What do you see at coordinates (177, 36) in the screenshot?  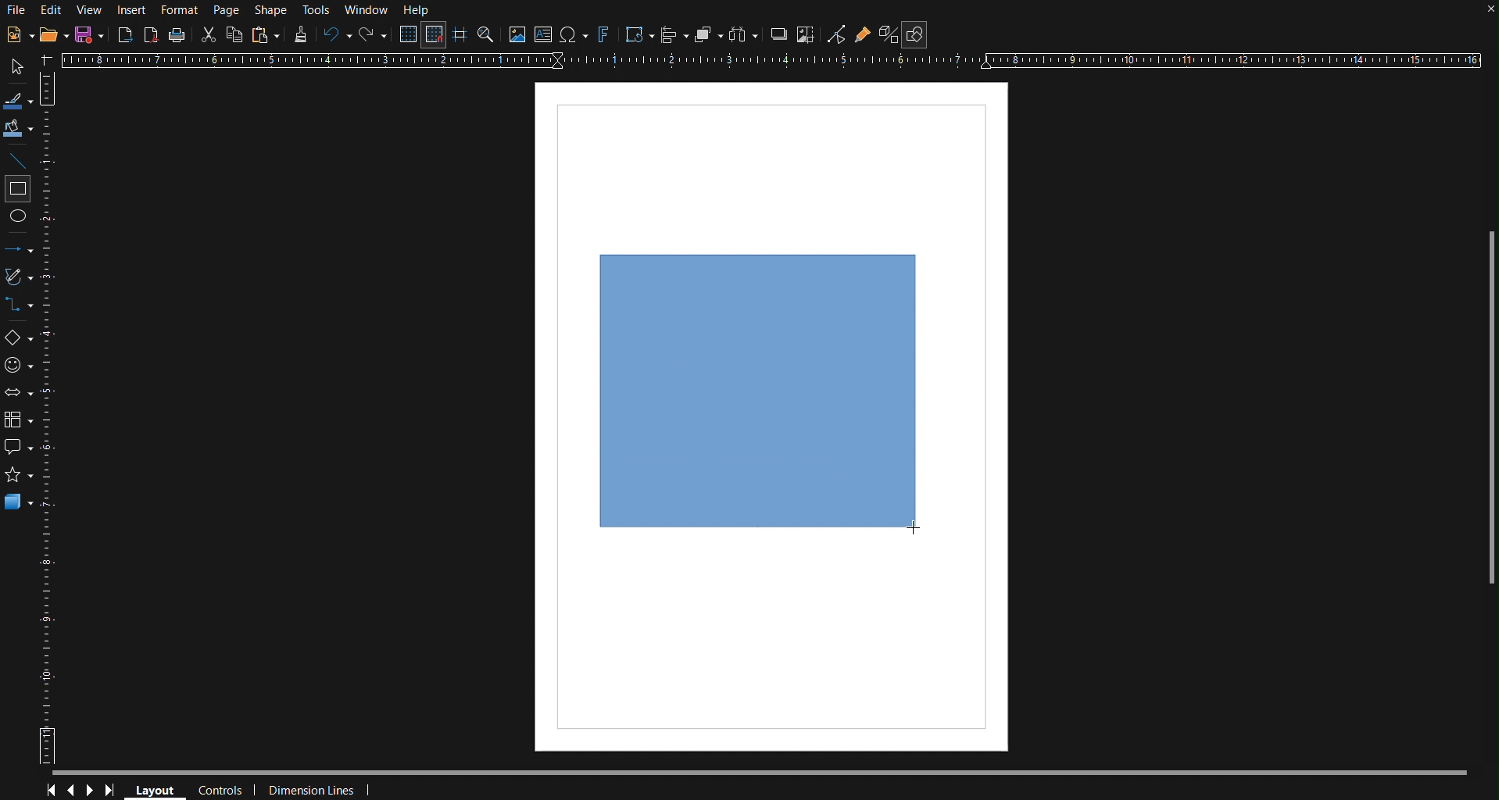 I see `Print` at bounding box center [177, 36].